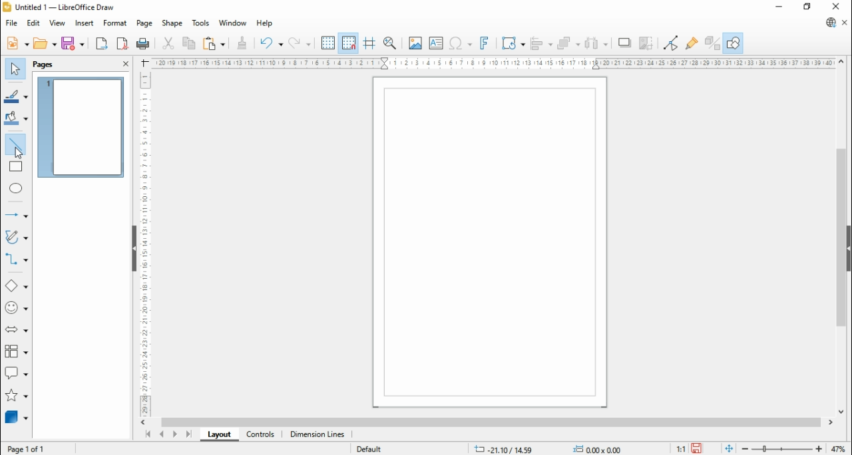  What do you see at coordinates (169, 44) in the screenshot?
I see `cut` at bounding box center [169, 44].